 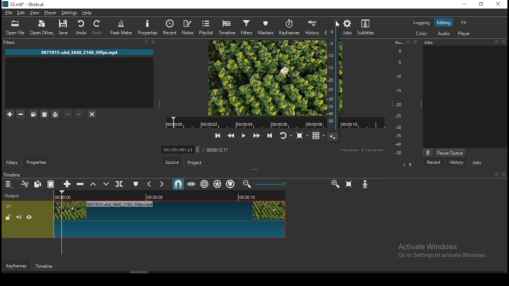 What do you see at coordinates (29, 217) in the screenshot?
I see `hide` at bounding box center [29, 217].